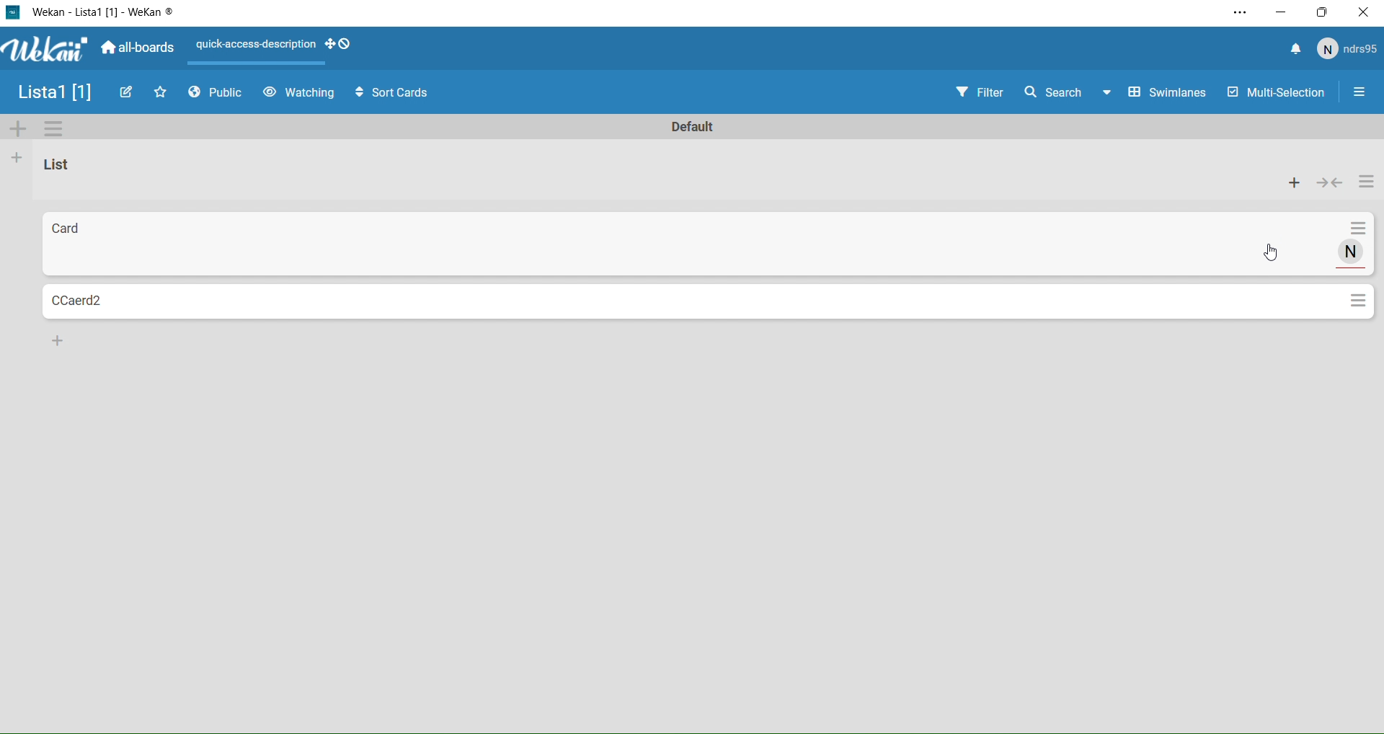 The width and height of the screenshot is (1384, 734). Describe the element at coordinates (50, 94) in the screenshot. I see `Name` at that location.